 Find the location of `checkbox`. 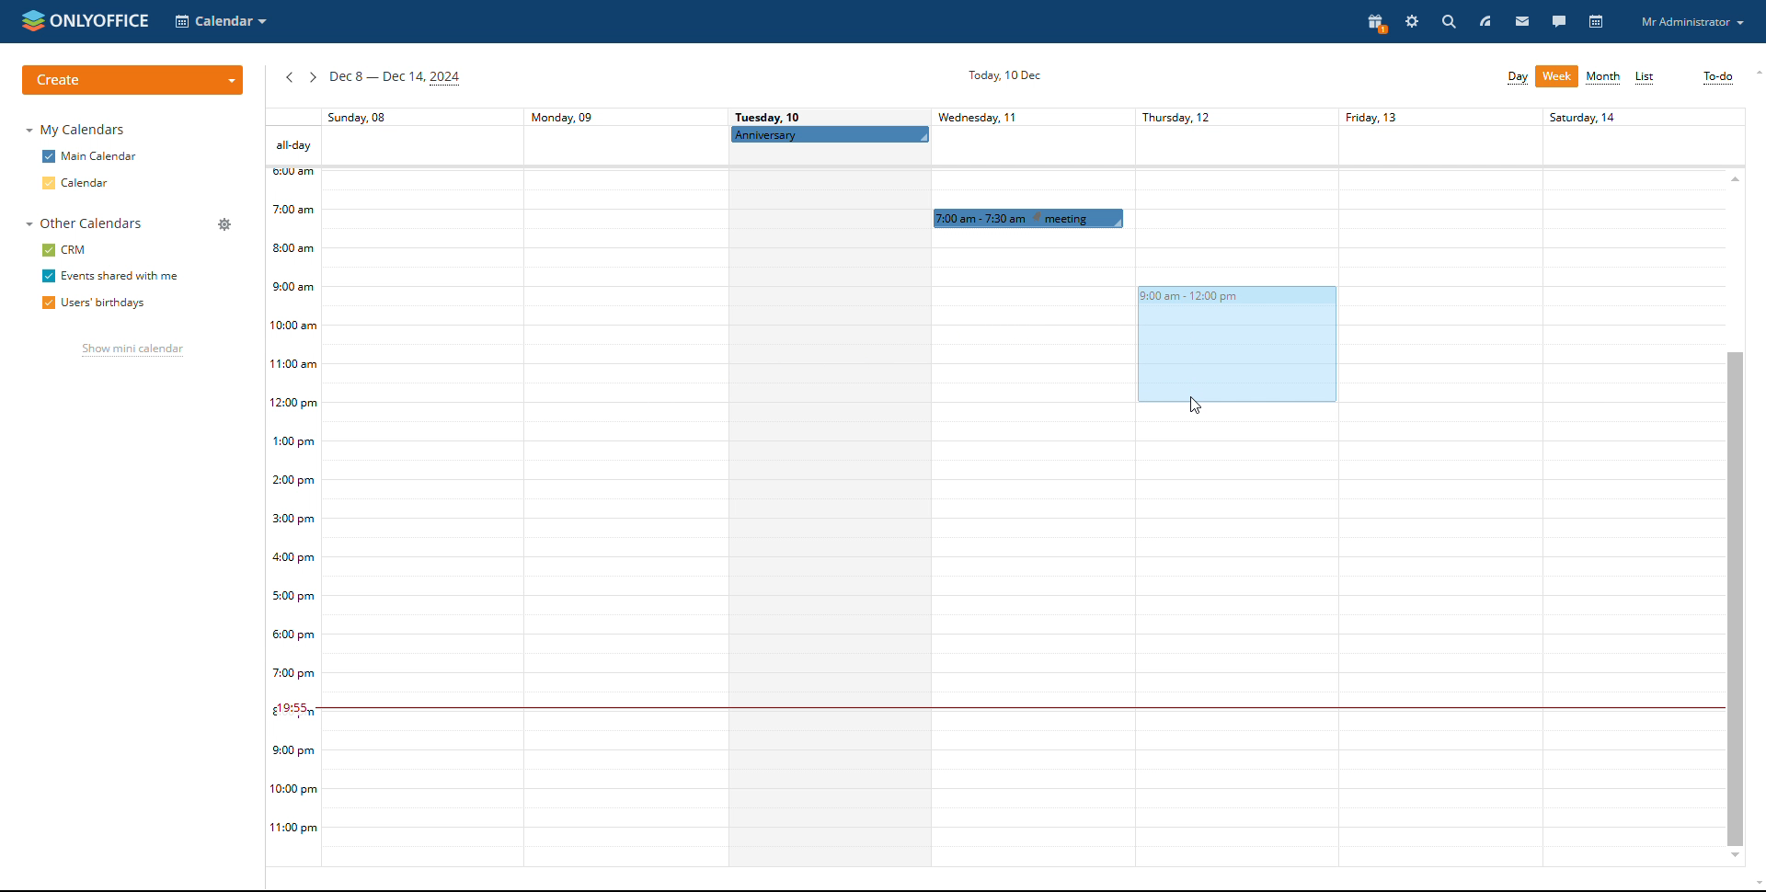

checkbox is located at coordinates (47, 183).